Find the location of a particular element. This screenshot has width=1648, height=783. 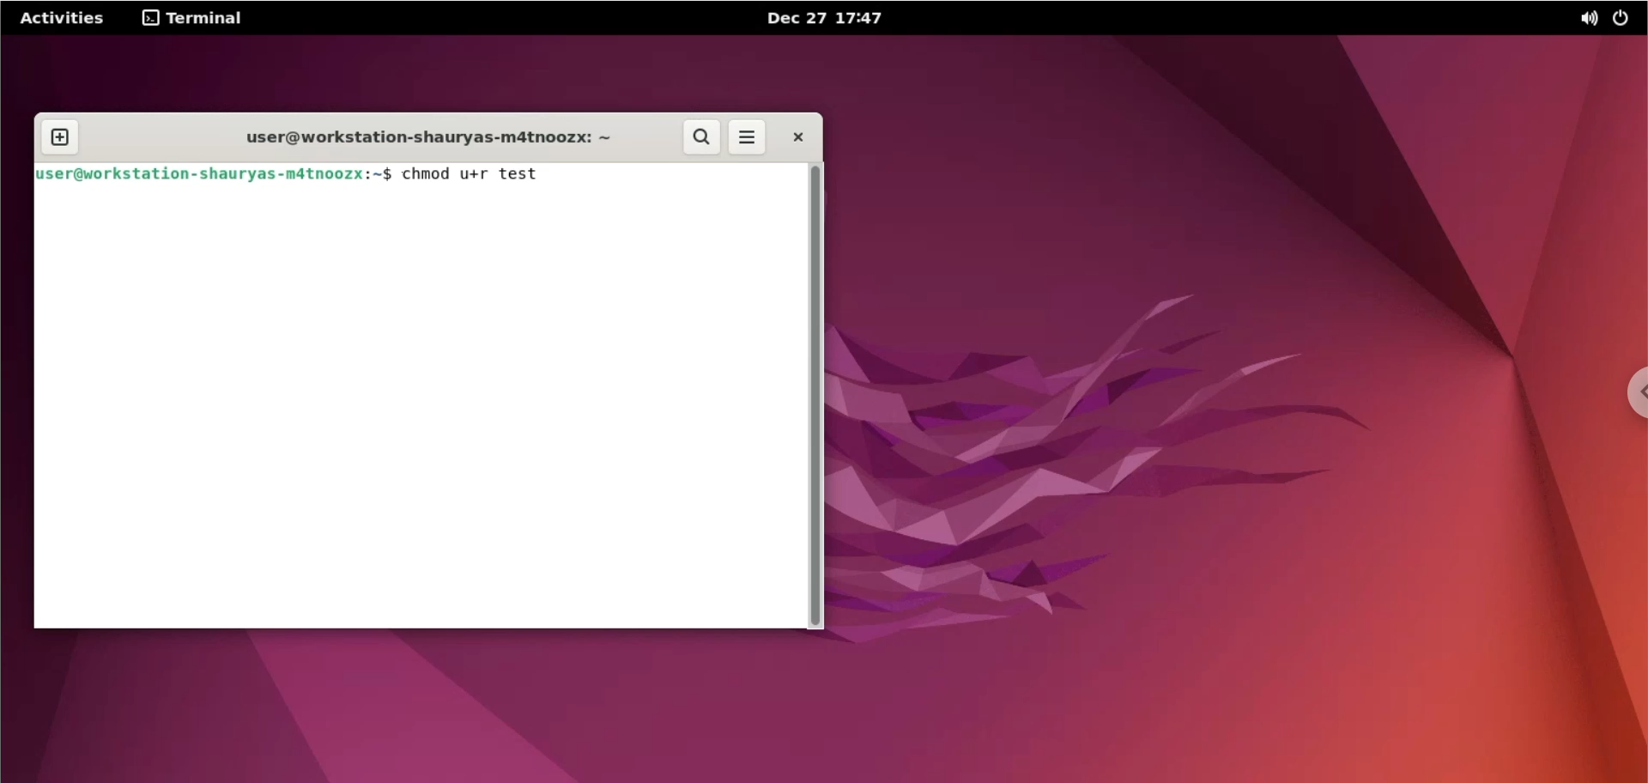

chmod u+r test is located at coordinates (482, 173).